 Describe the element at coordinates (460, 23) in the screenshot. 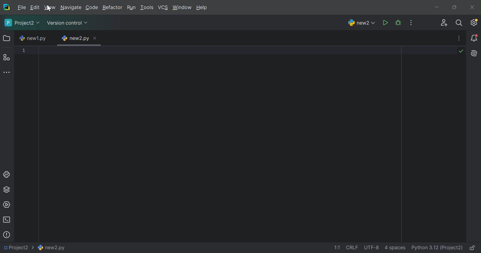

I see `Search everywhere` at that location.